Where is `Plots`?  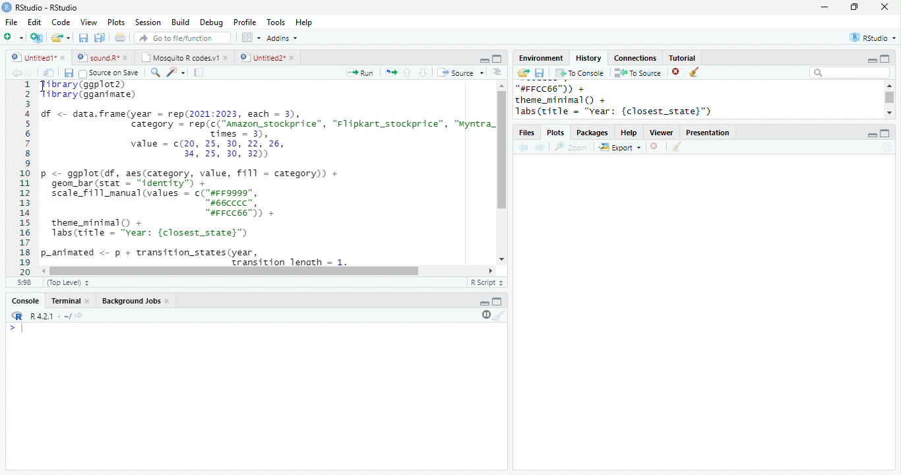
Plots is located at coordinates (555, 133).